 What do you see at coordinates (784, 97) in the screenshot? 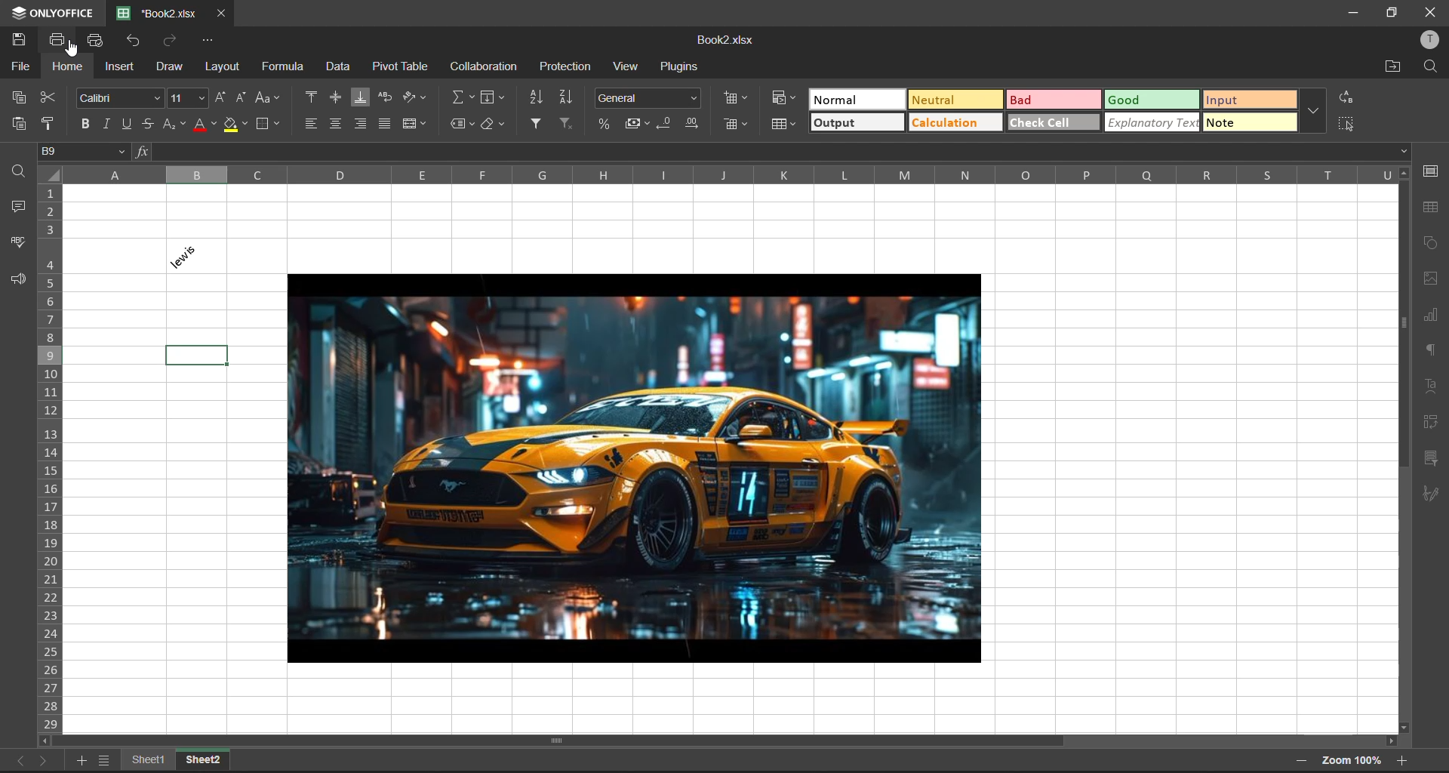
I see `conditional formatting` at bounding box center [784, 97].